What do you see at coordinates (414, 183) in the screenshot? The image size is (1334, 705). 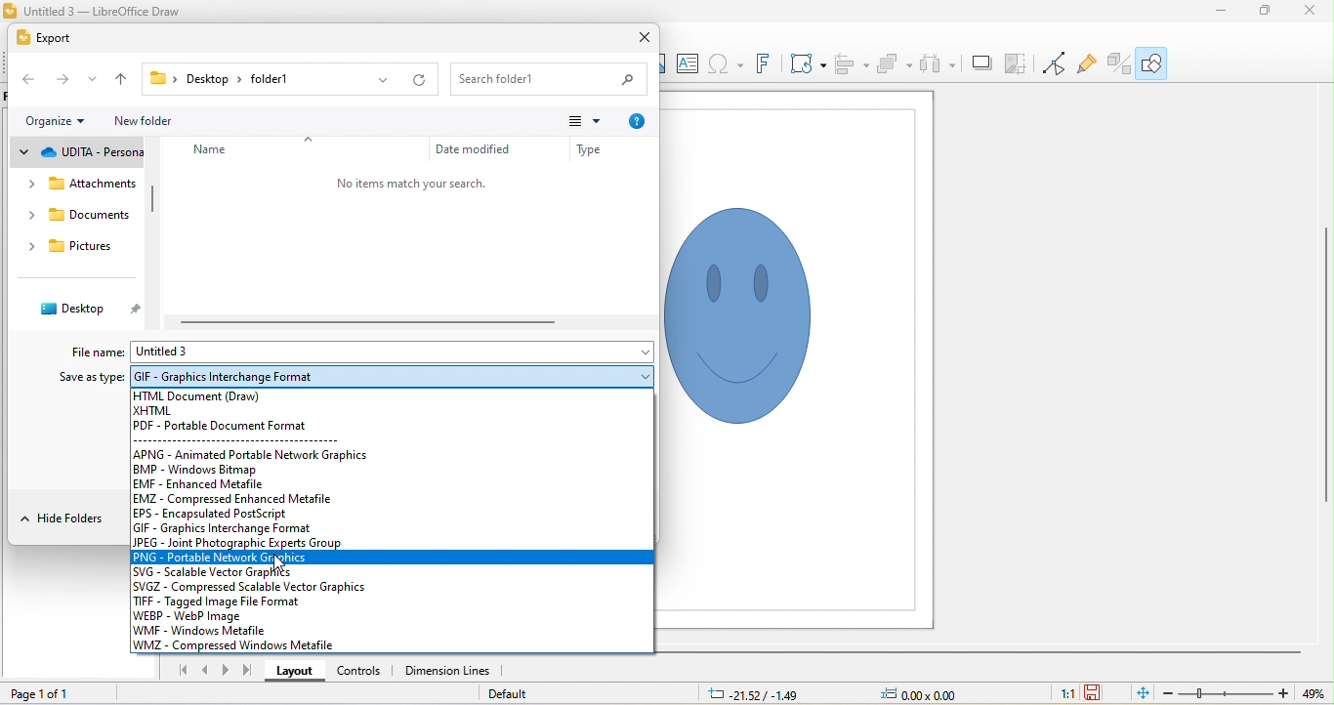 I see `no items match your search` at bounding box center [414, 183].